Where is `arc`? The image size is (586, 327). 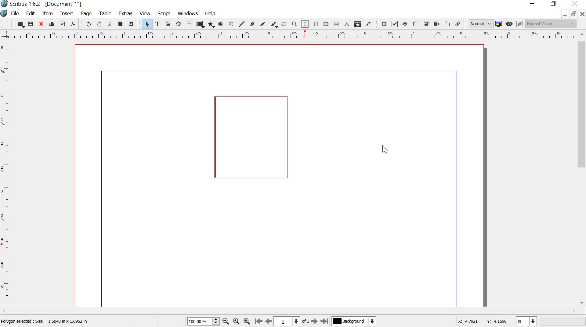
arc is located at coordinates (222, 24).